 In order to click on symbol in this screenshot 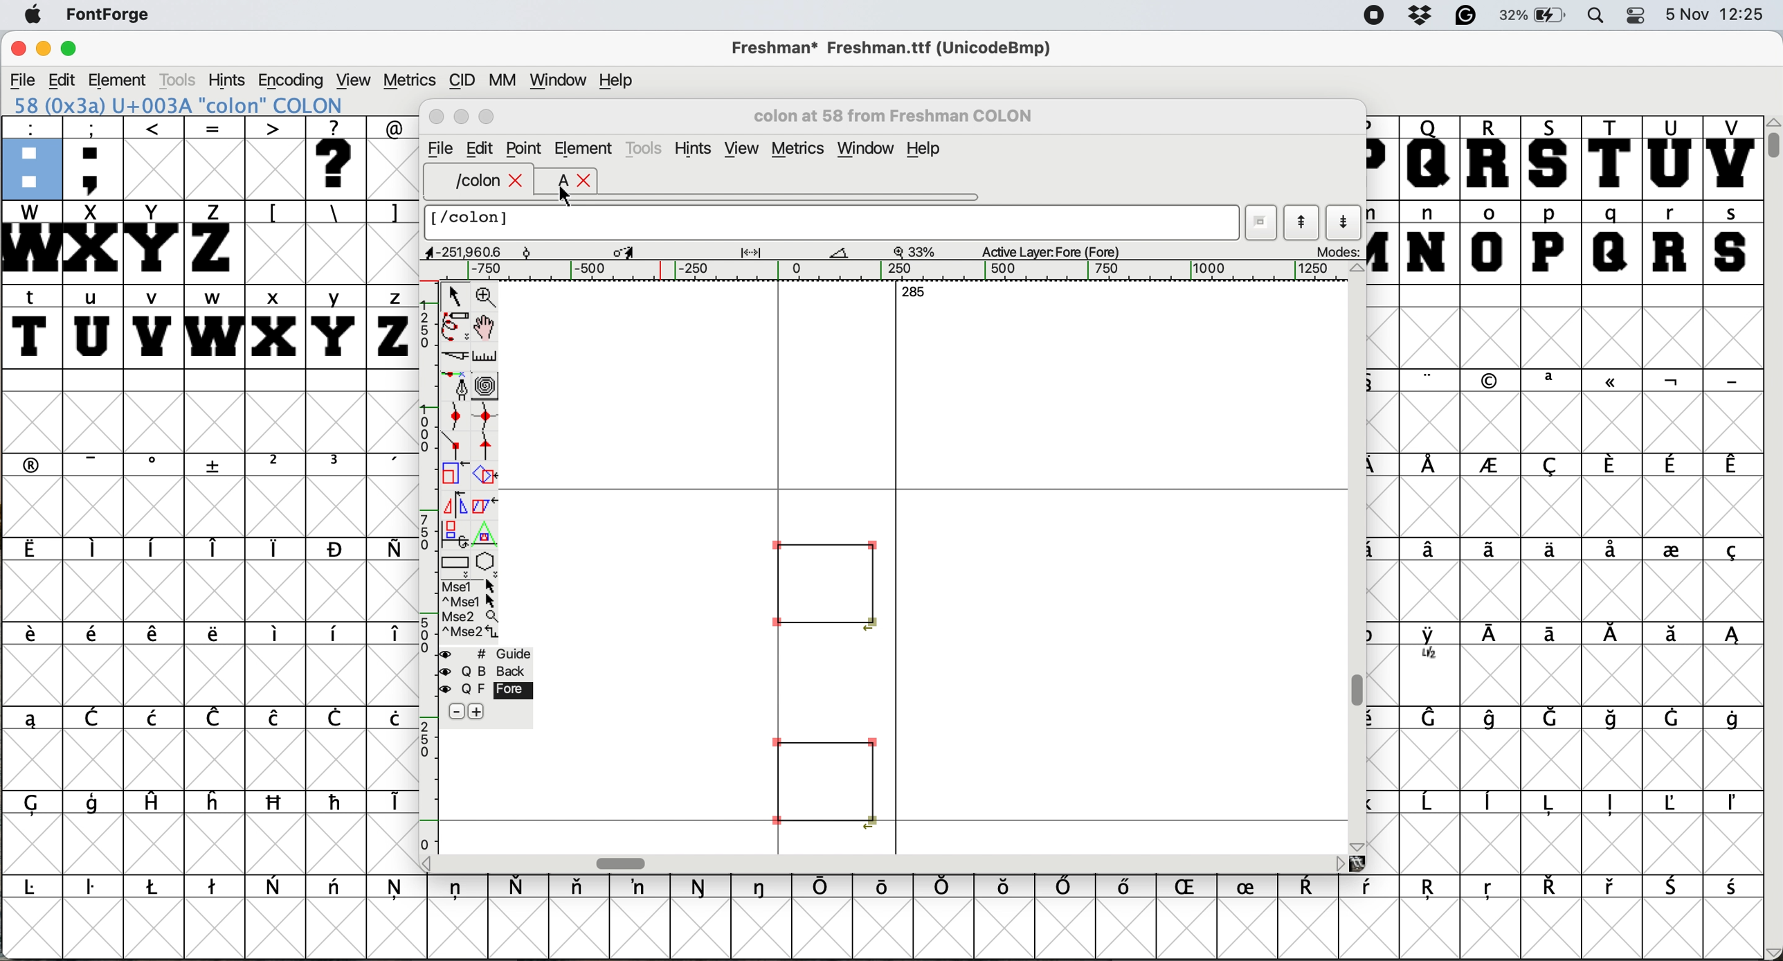, I will do `click(1490, 892)`.